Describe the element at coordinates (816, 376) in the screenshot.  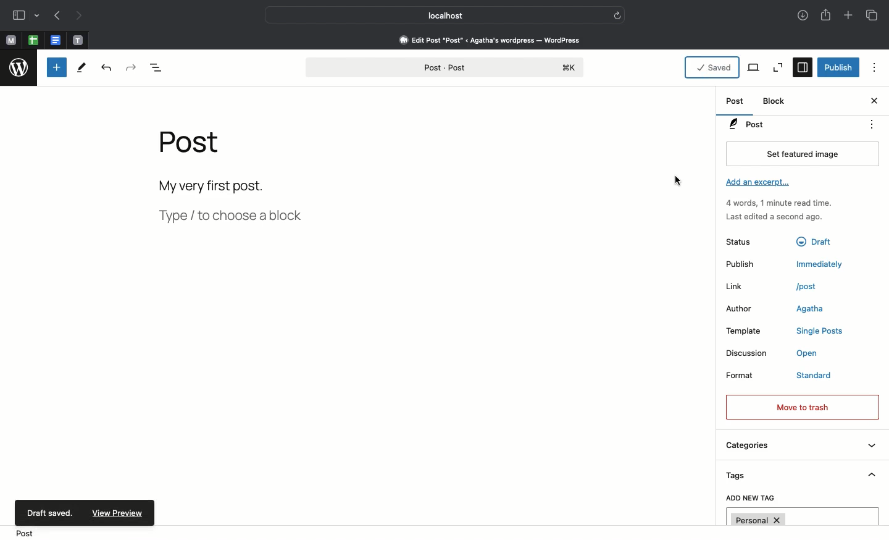
I see `standard` at that location.